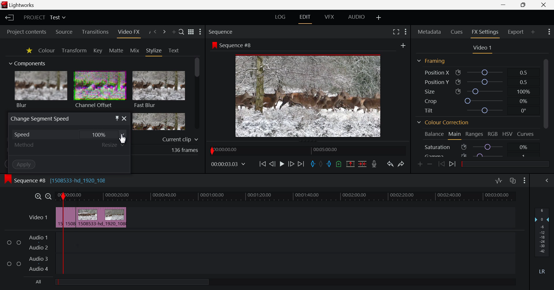  I want to click on Remove keyframe, so click(430, 164).